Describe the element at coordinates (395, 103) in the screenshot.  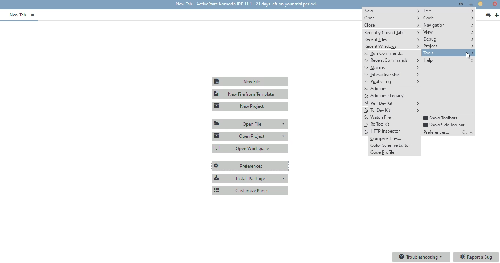
I see `Perl dev kit` at that location.